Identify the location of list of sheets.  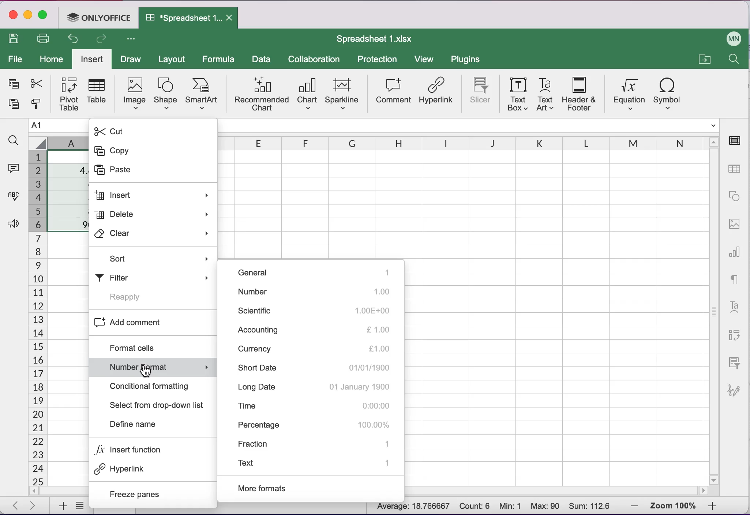
(80, 507).